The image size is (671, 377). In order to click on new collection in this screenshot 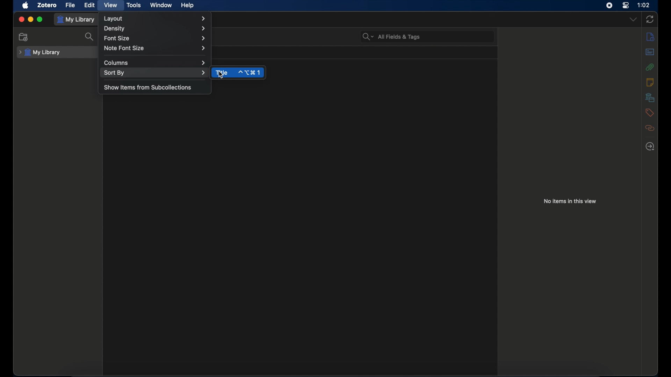, I will do `click(23, 37)`.